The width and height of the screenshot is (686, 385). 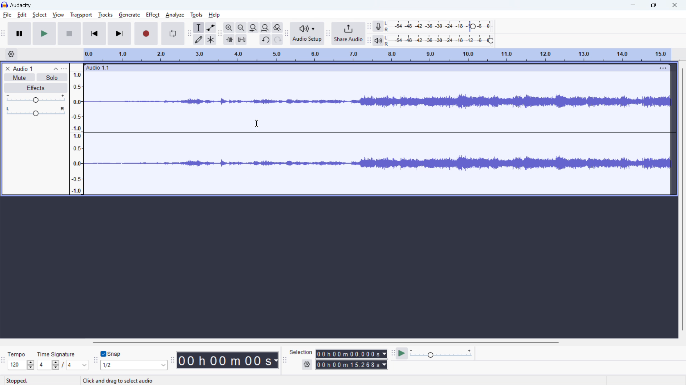 I want to click on set tempo, so click(x=21, y=360).